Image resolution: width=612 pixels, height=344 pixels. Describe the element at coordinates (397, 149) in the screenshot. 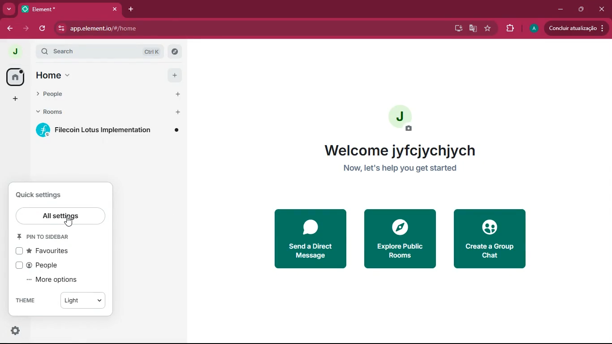

I see `Welcome jyfcjychjych` at that location.